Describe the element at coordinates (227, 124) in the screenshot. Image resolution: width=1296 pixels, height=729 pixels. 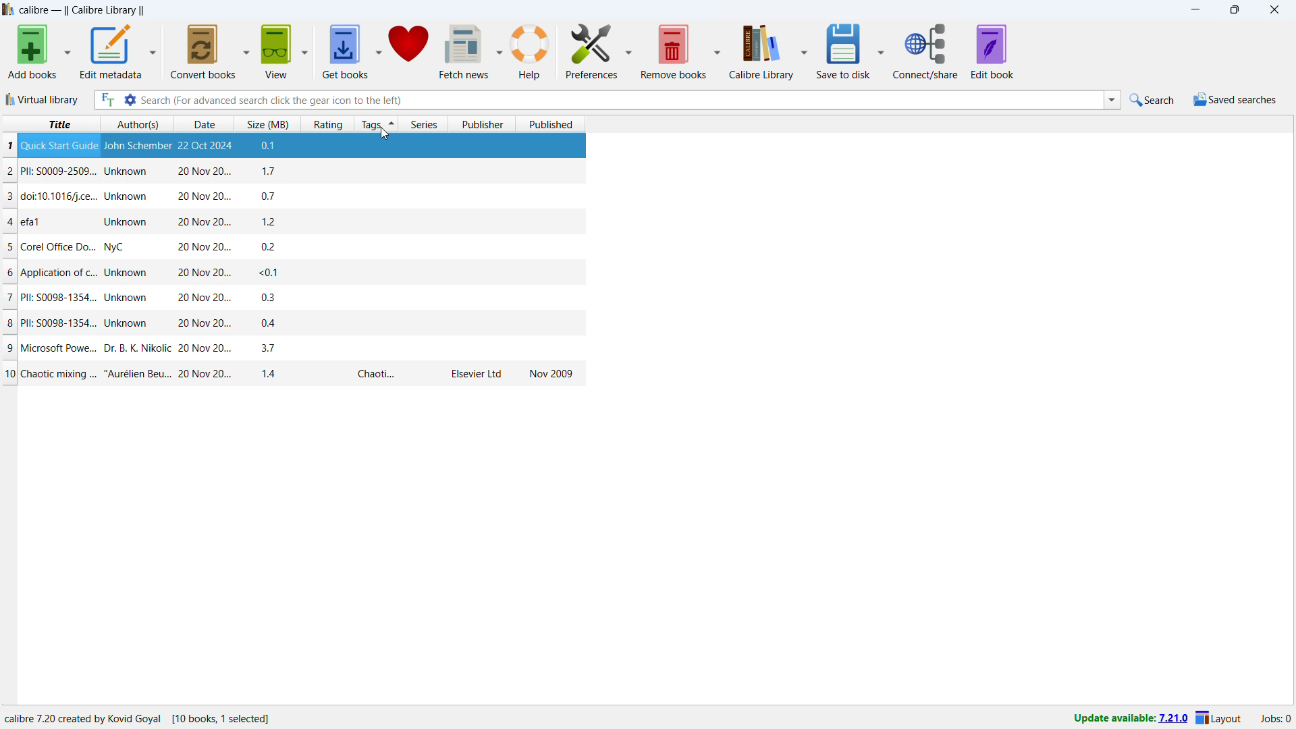
I see `select sorting order` at that location.